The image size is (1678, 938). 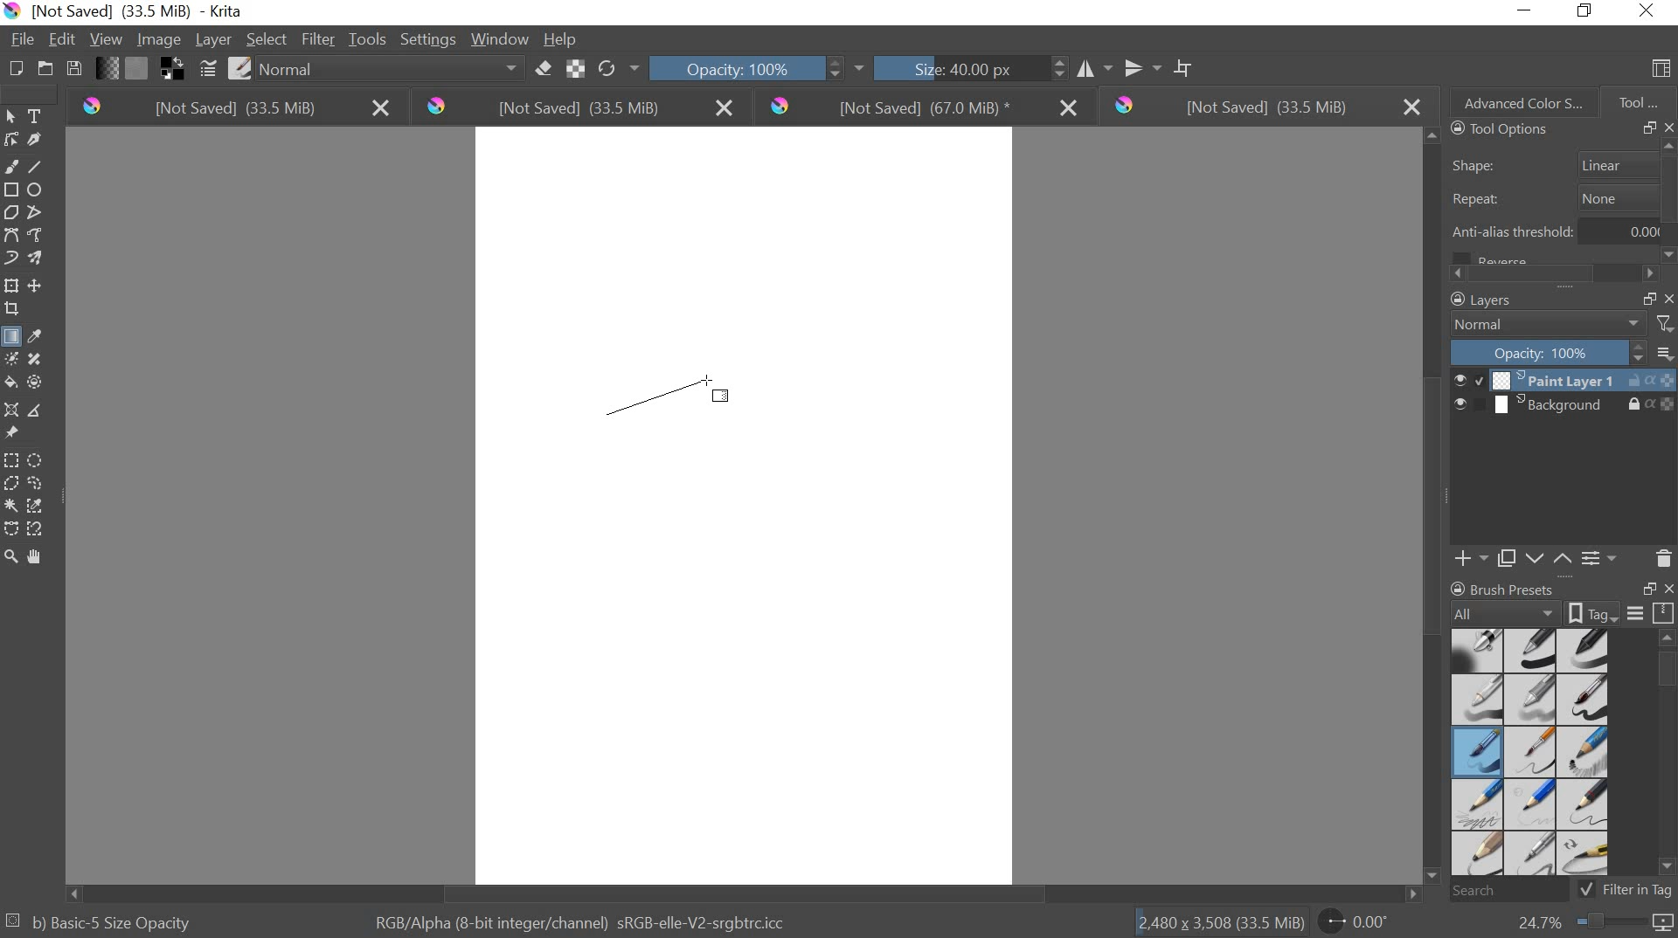 I want to click on dynamic brush, so click(x=10, y=257).